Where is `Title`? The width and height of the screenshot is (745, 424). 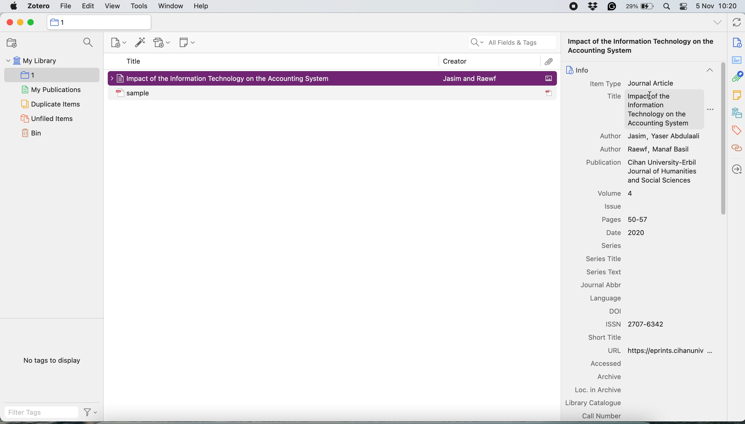
Title is located at coordinates (614, 96).